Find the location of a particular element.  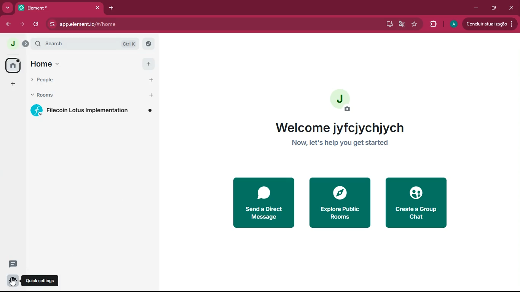

forward is located at coordinates (23, 24).